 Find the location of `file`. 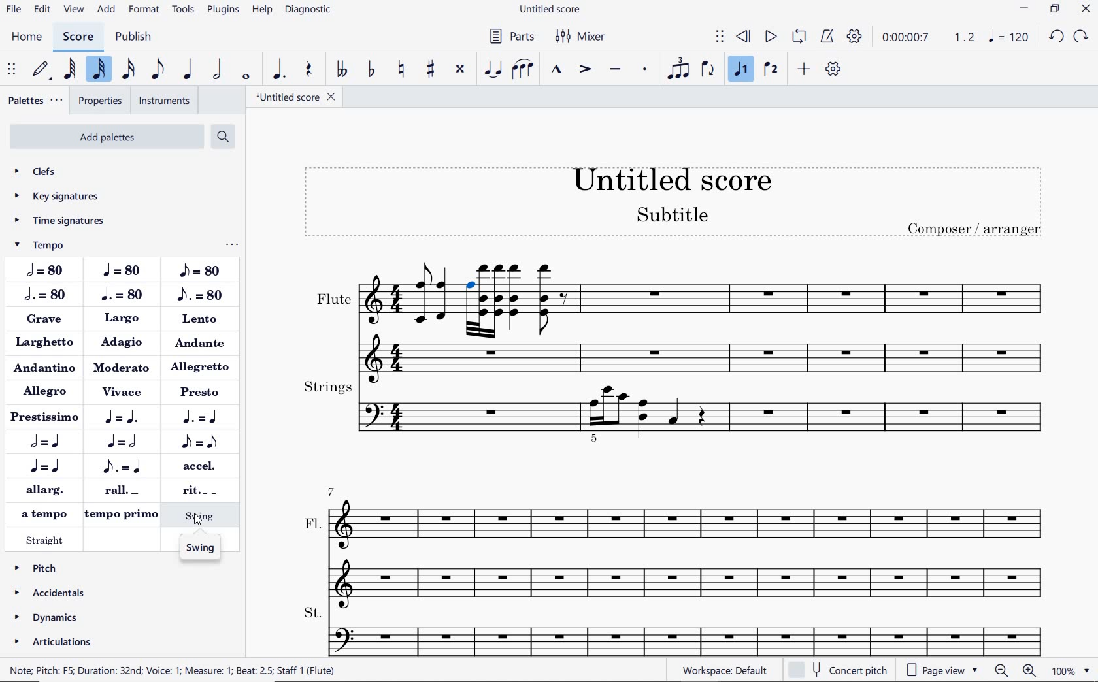

file is located at coordinates (13, 8).